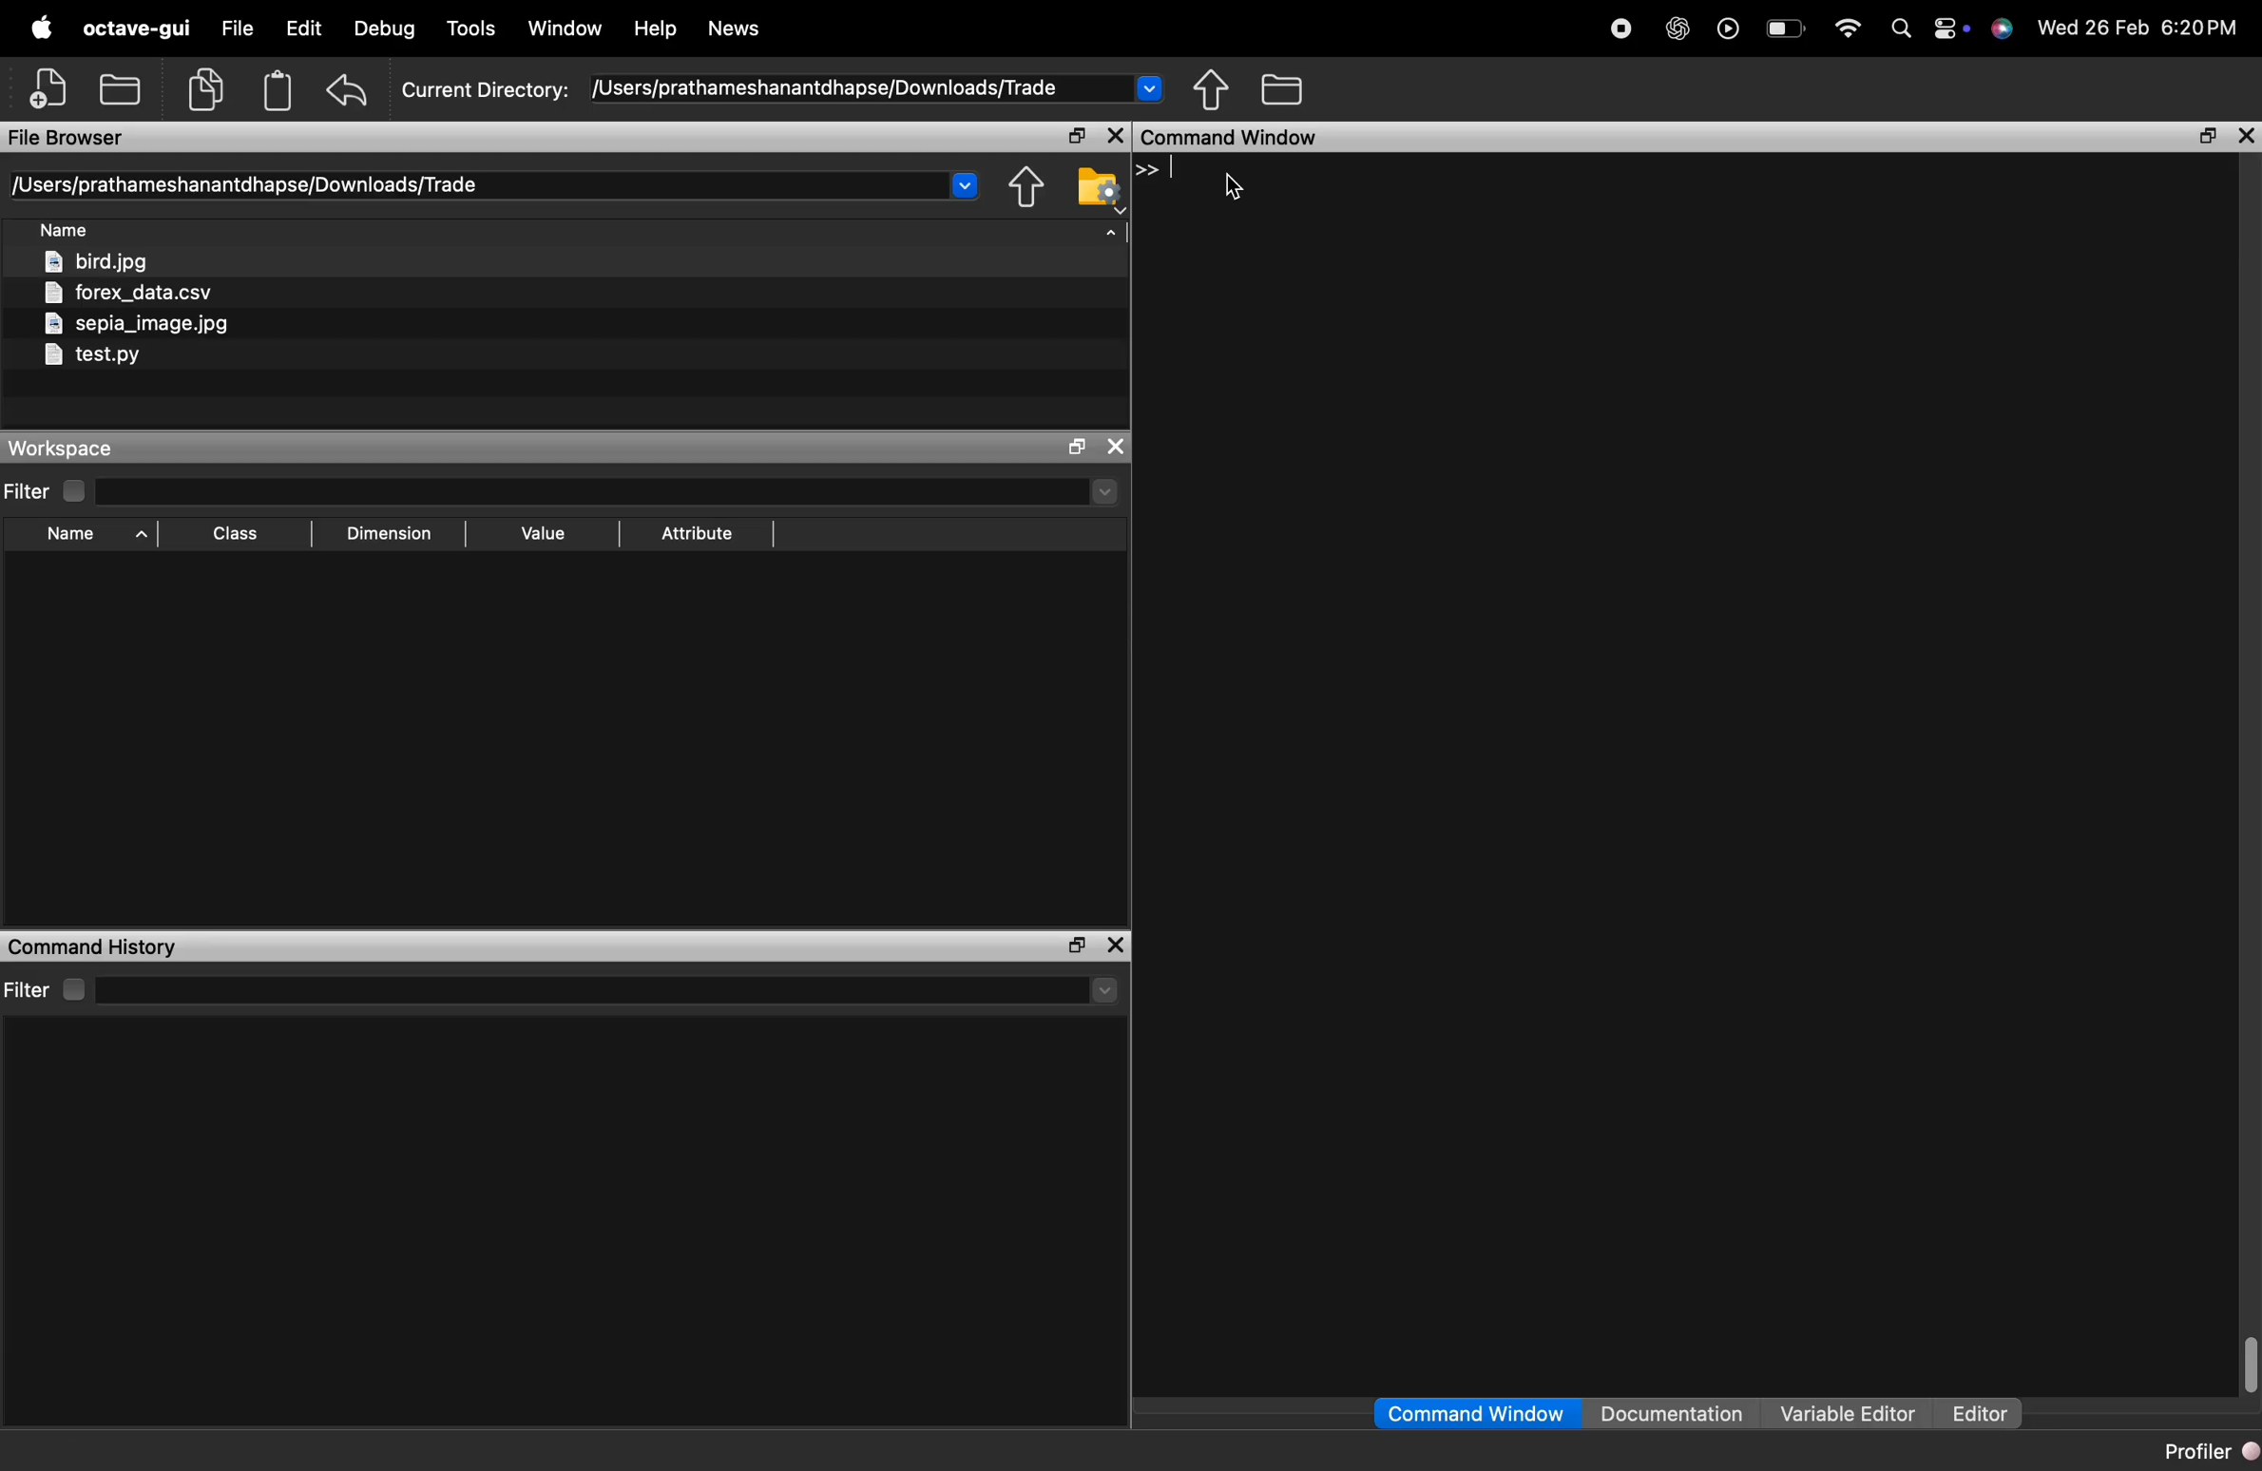  Describe the element at coordinates (2248, 138) in the screenshot. I see `close` at that location.